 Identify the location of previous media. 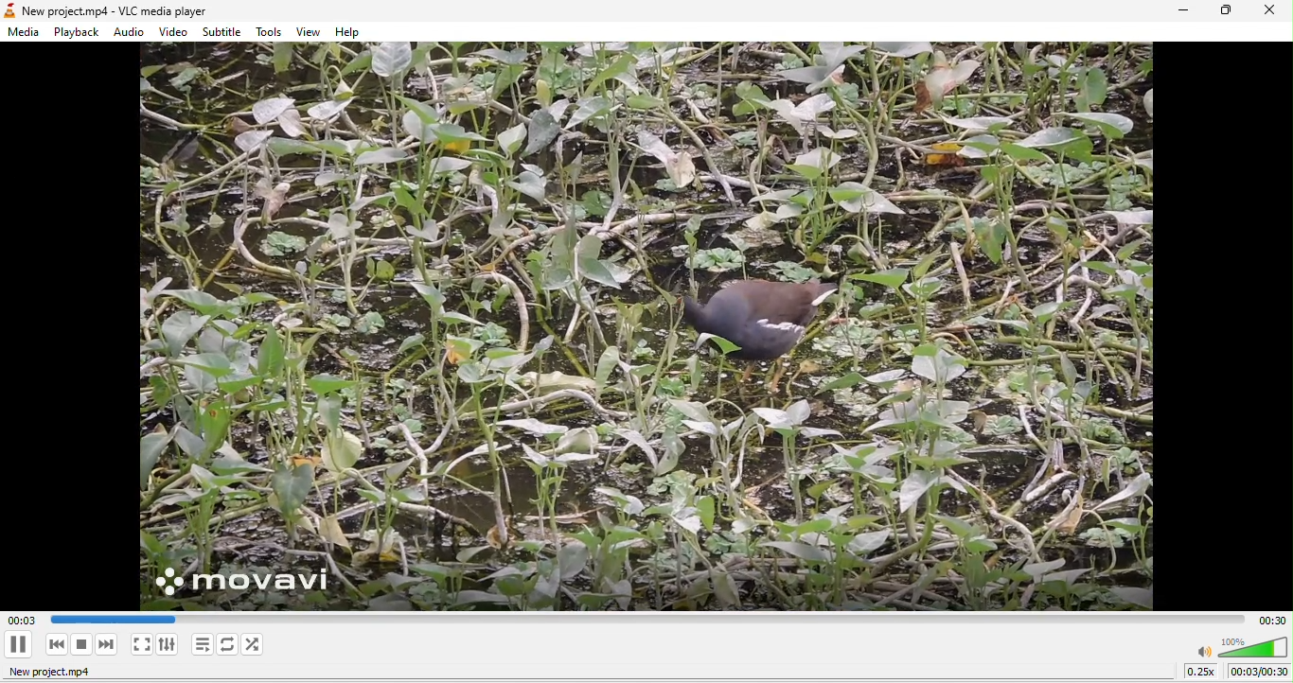
(51, 644).